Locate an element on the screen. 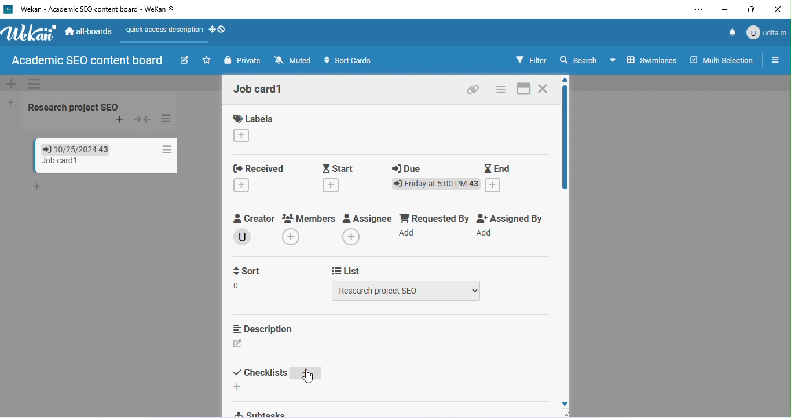  add swimlane is located at coordinates (10, 84).